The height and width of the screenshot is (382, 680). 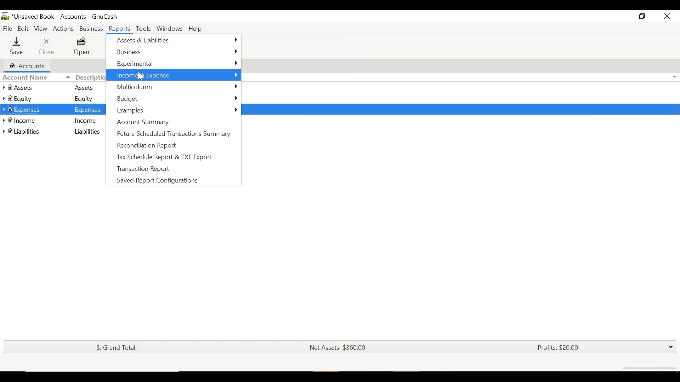 What do you see at coordinates (170, 28) in the screenshot?
I see `Windows` at bounding box center [170, 28].